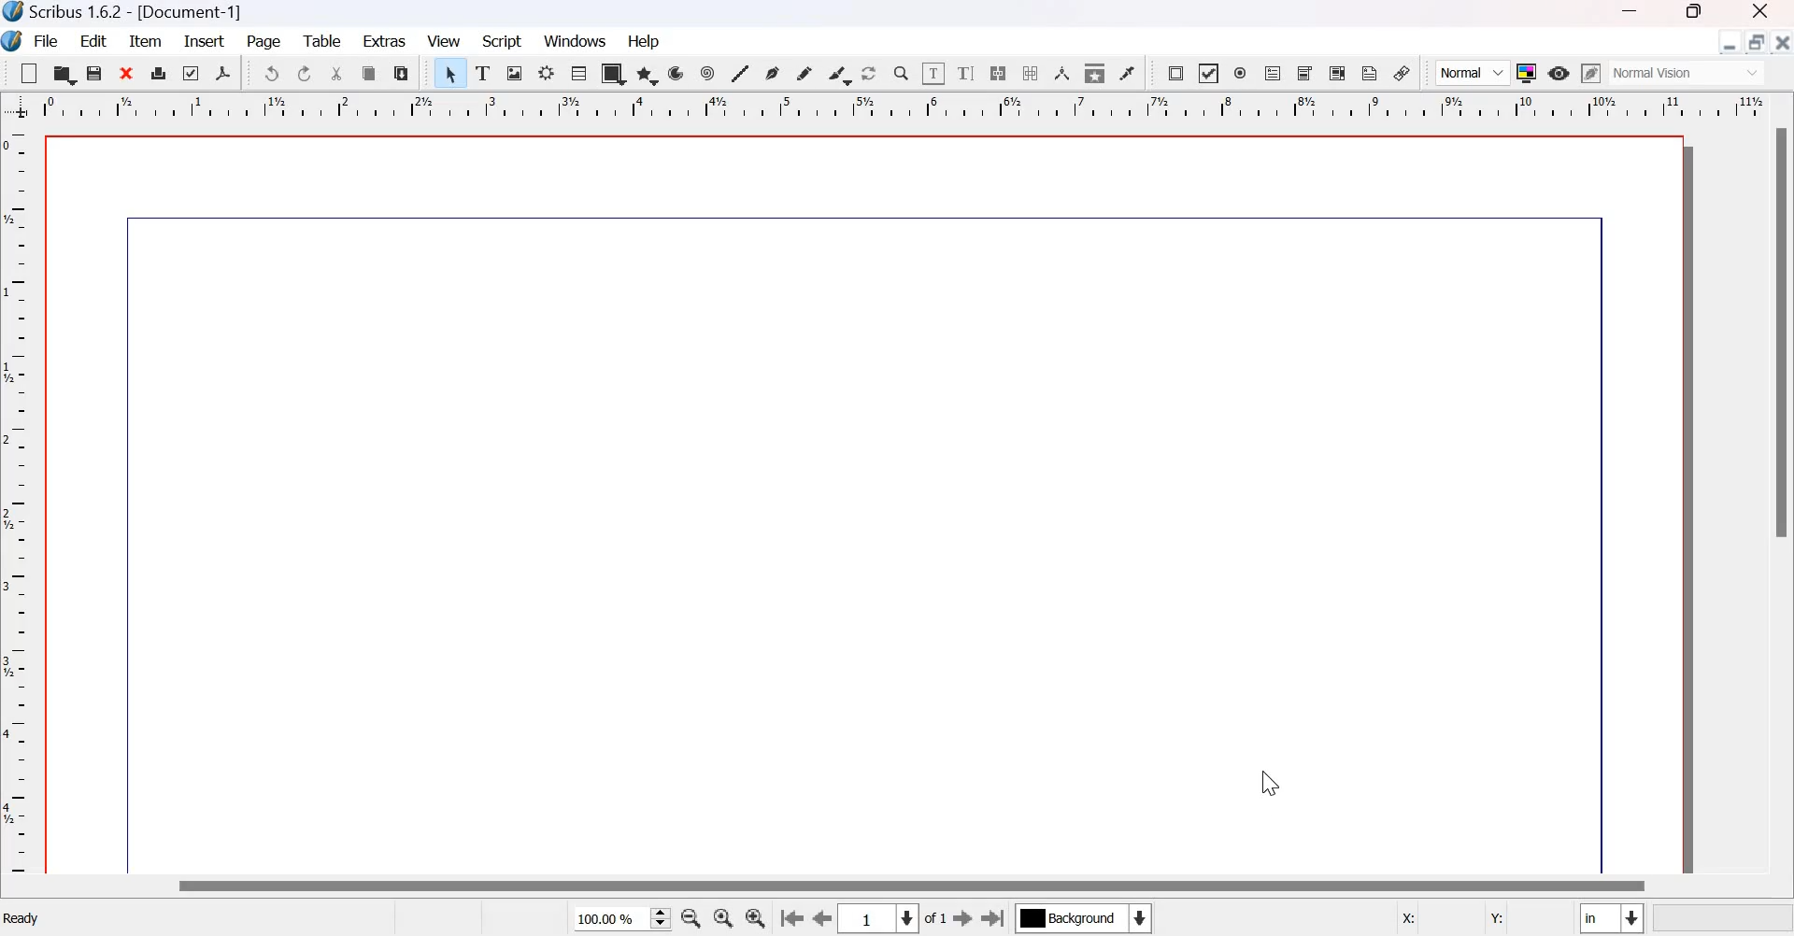 This screenshot has width=1794, height=936. I want to click on View, so click(446, 39).